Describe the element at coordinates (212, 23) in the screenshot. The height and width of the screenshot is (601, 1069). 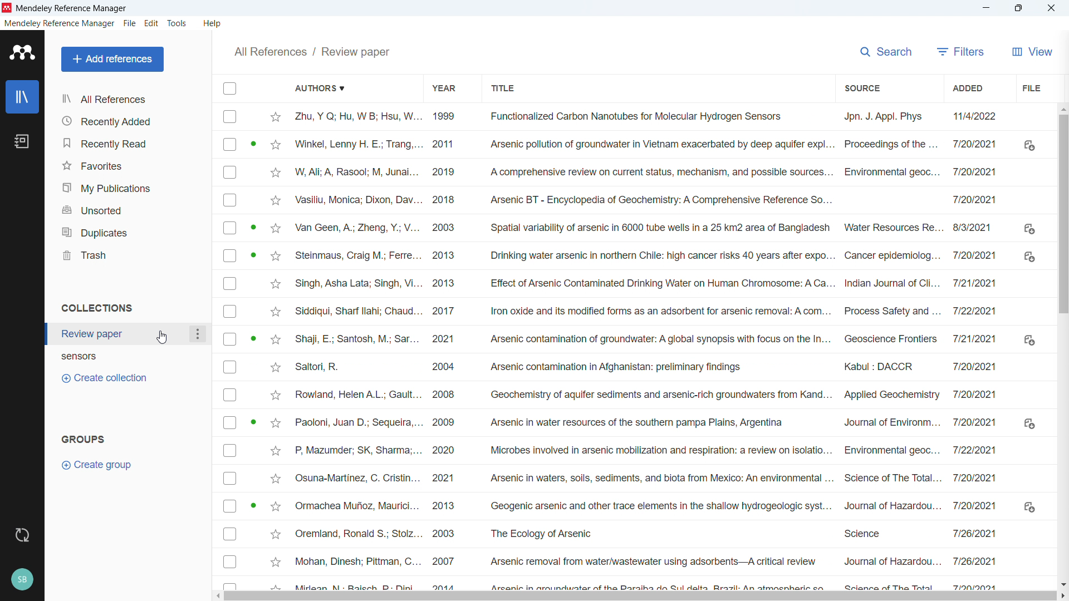
I see ` help ` at that location.